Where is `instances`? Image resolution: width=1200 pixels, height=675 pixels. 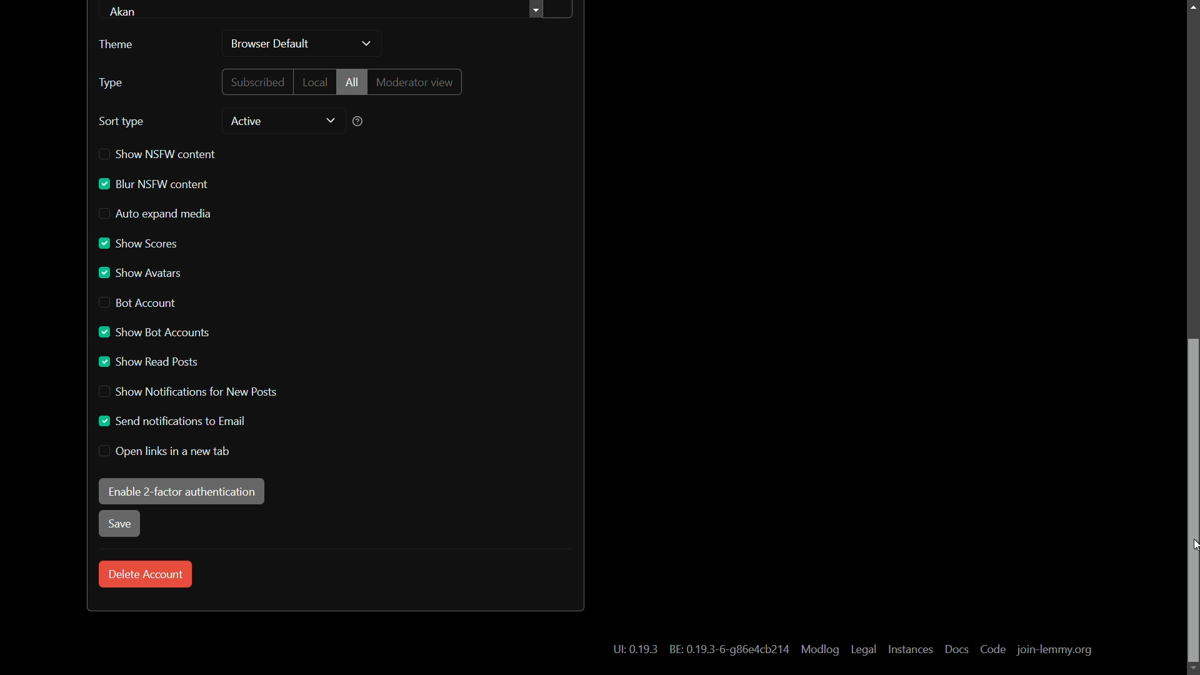 instances is located at coordinates (912, 649).